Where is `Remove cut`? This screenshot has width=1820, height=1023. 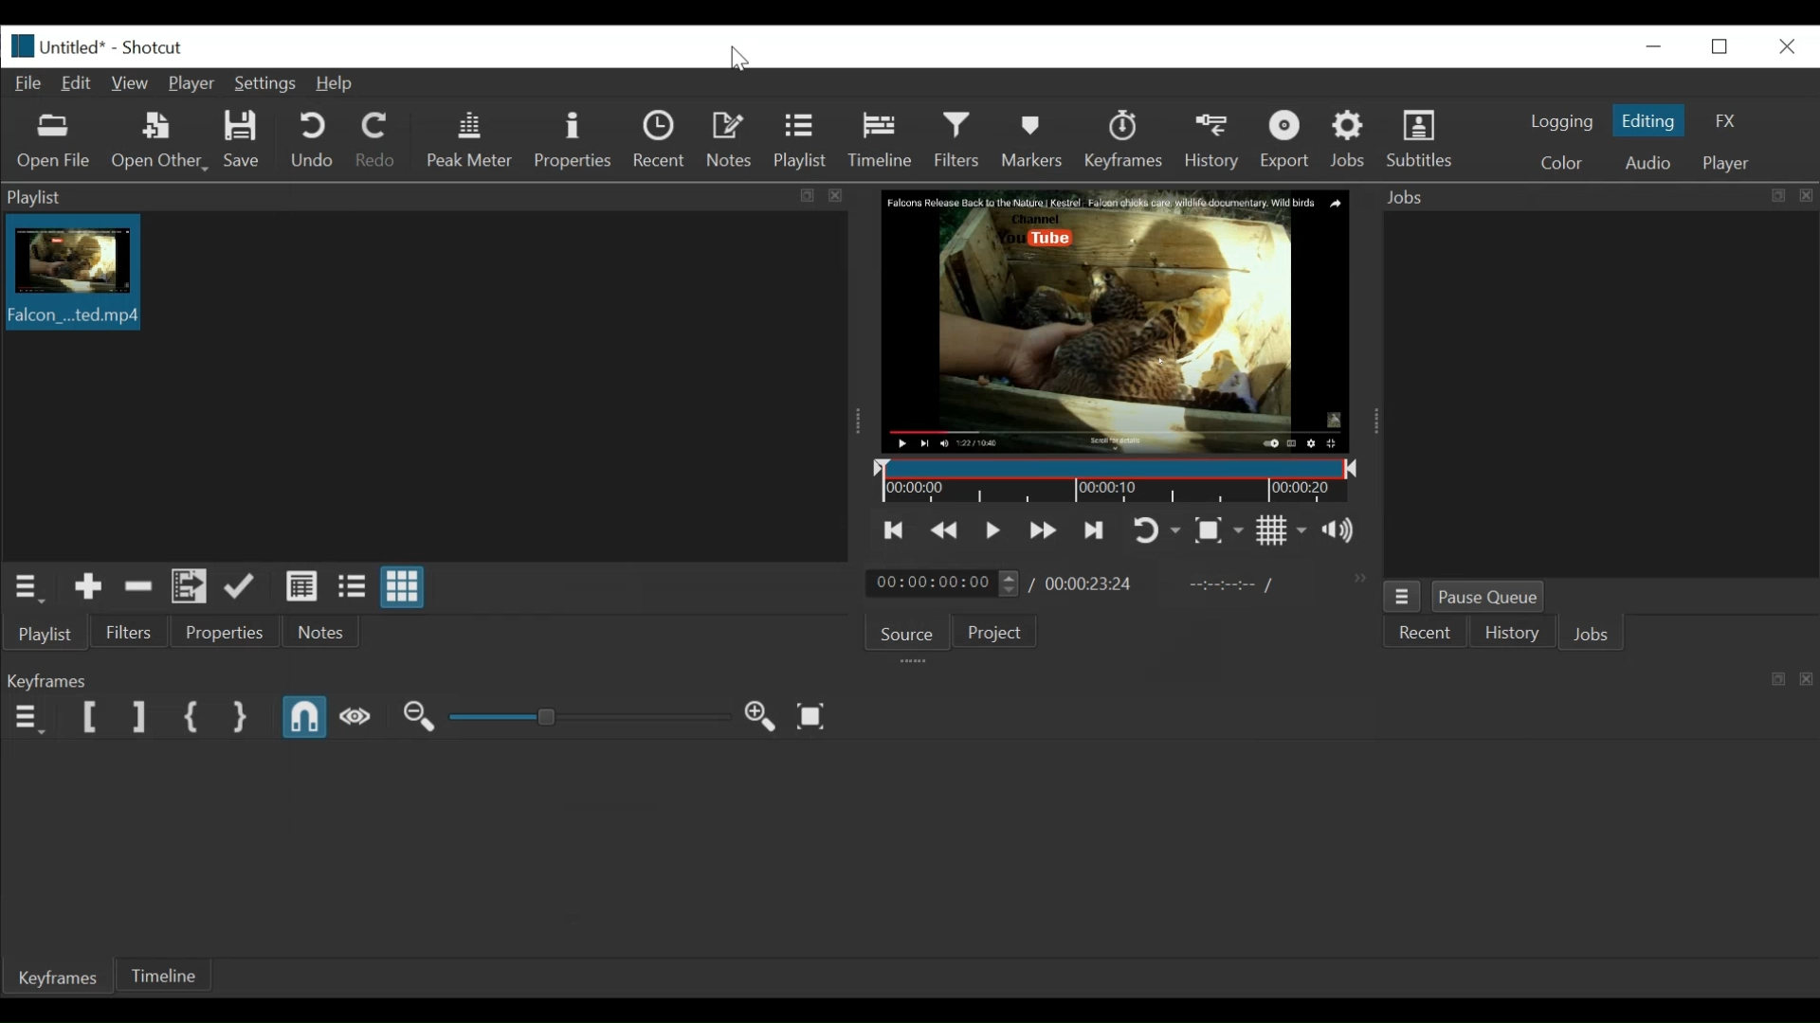
Remove cut is located at coordinates (139, 587).